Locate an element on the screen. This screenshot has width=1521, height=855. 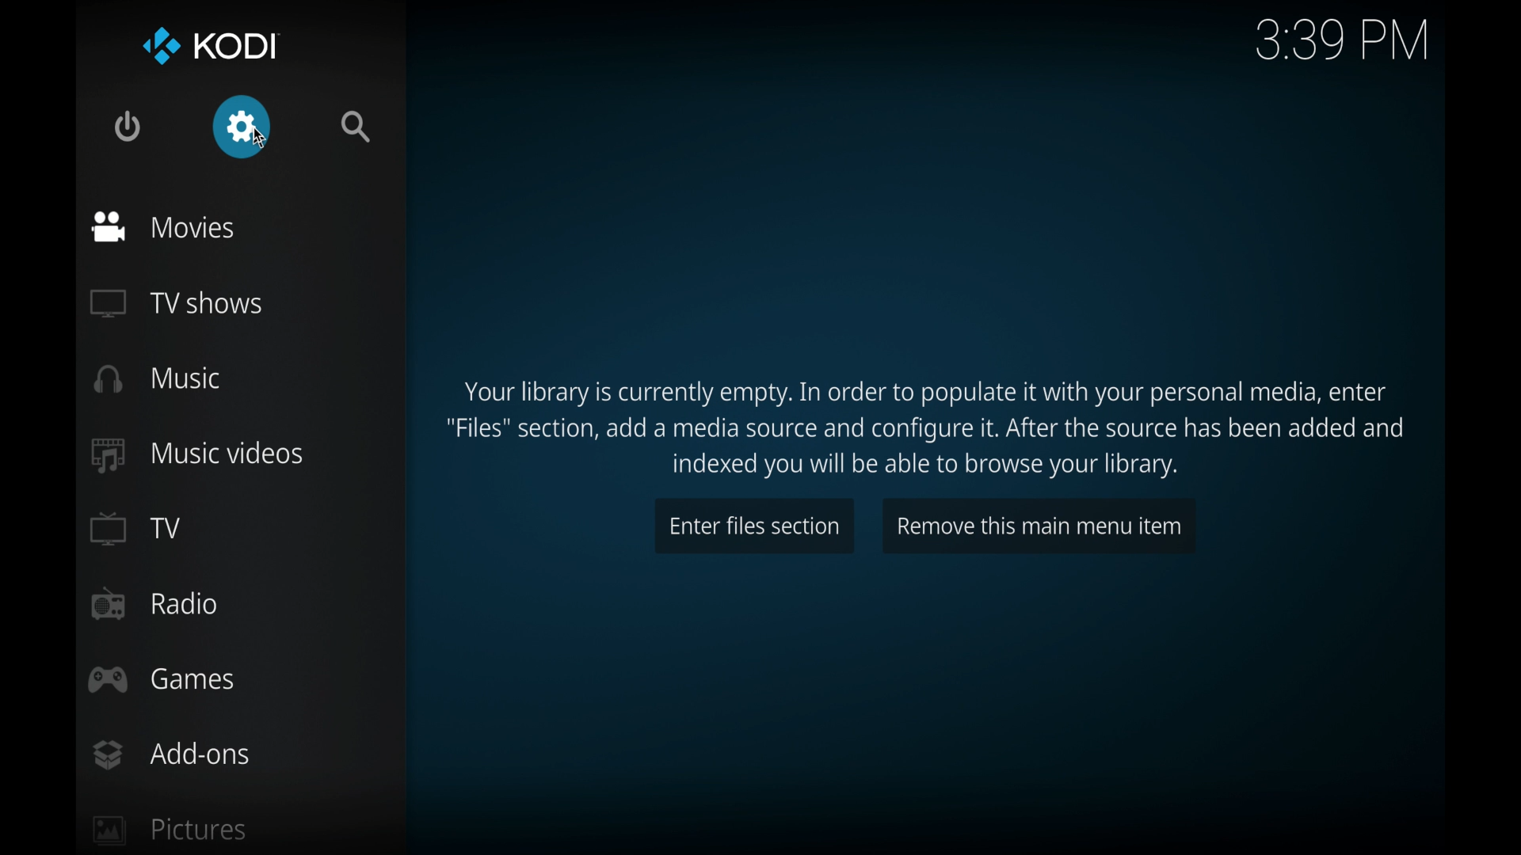
tv shows is located at coordinates (174, 303).